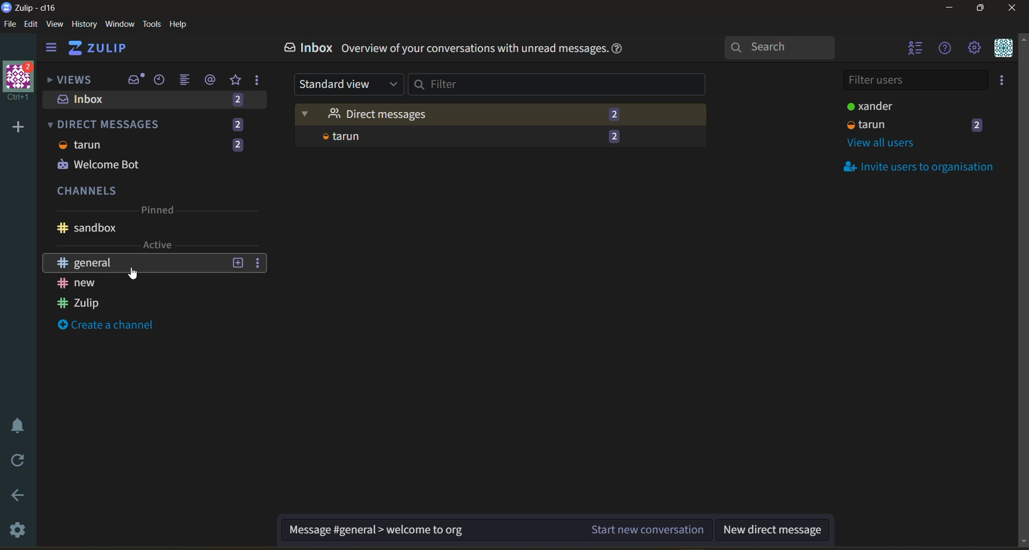 Image resolution: width=1029 pixels, height=550 pixels. What do you see at coordinates (157, 102) in the screenshot?
I see `inbox` at bounding box center [157, 102].